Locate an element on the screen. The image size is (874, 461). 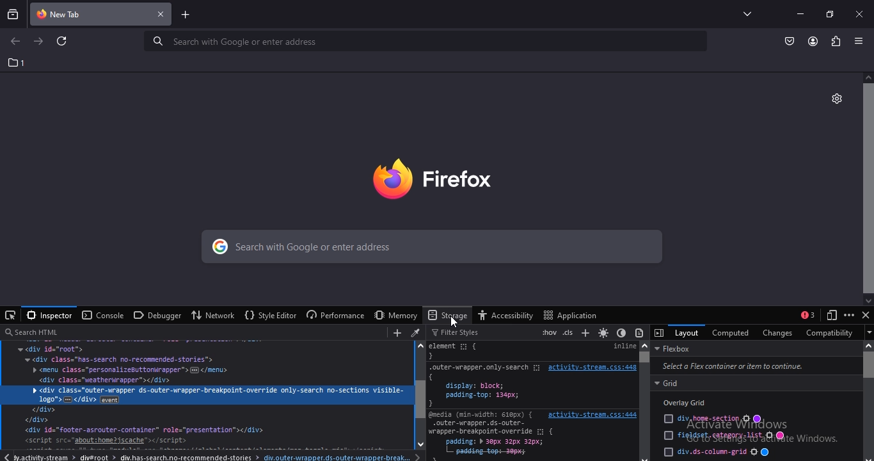
close is located at coordinates (866, 317).